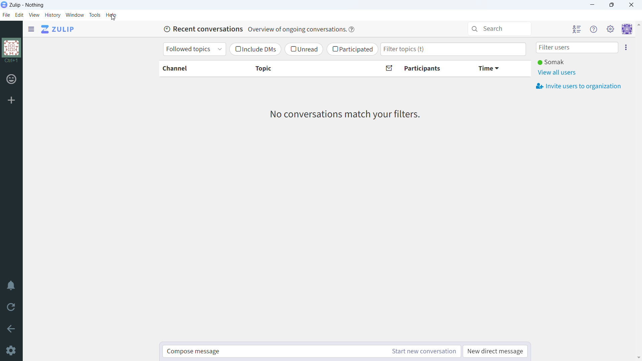 The width and height of the screenshot is (642, 361). Describe the element at coordinates (638, 358) in the screenshot. I see `scroll down` at that location.